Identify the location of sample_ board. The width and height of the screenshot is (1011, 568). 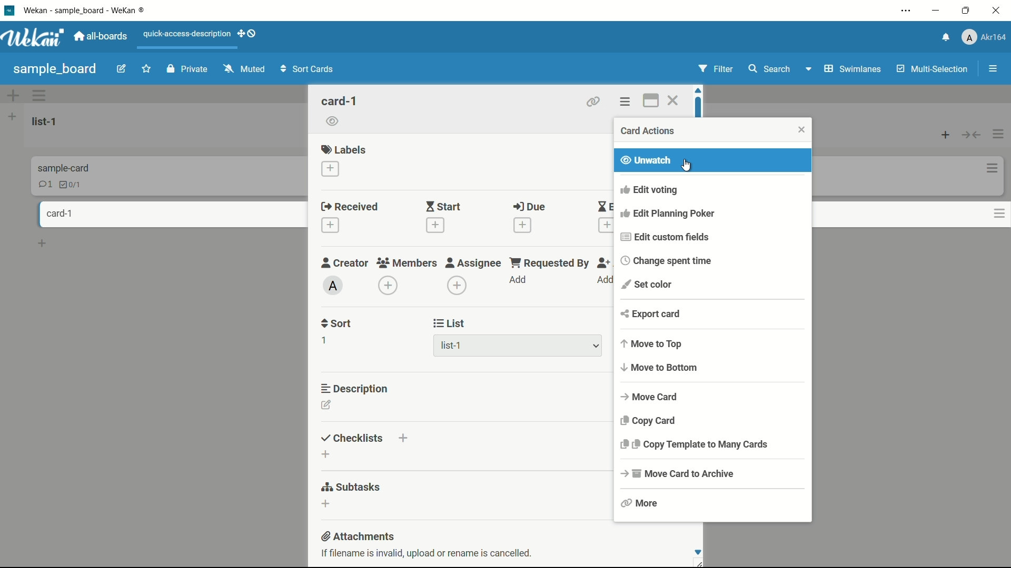
(56, 68).